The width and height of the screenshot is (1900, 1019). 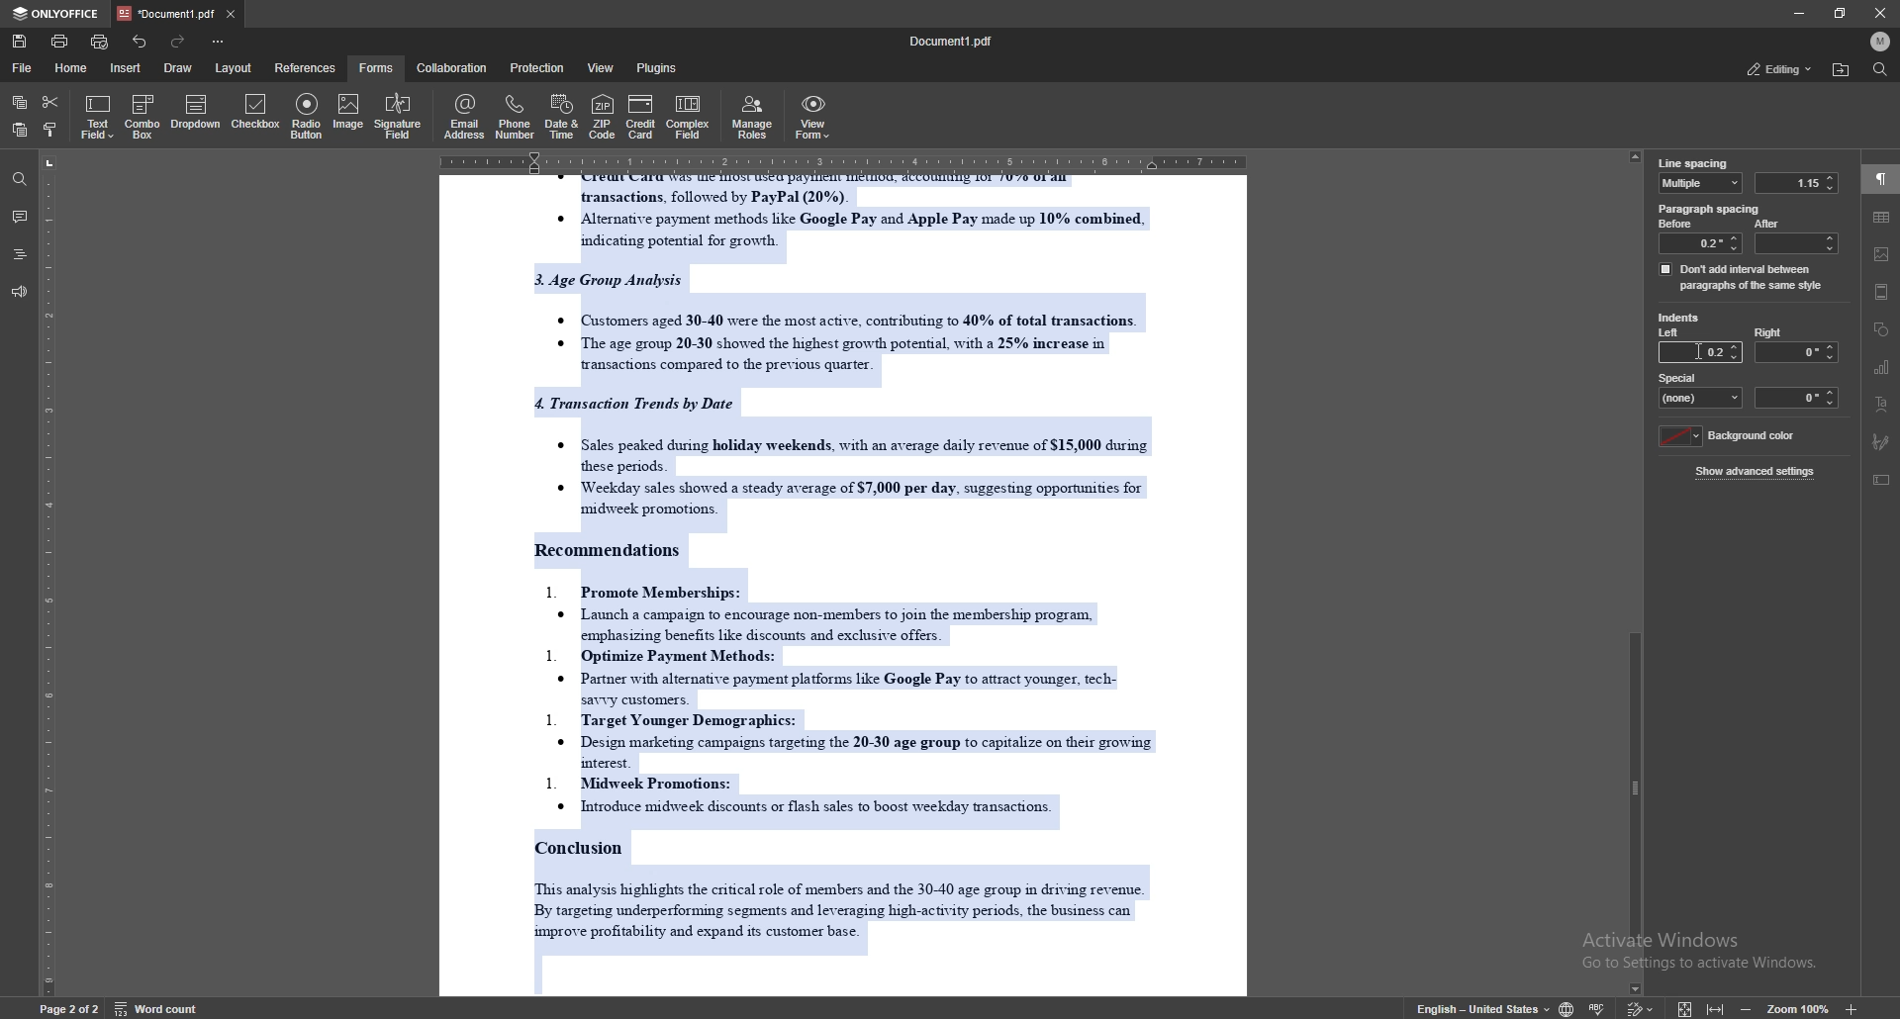 What do you see at coordinates (1850, 1009) in the screenshot?
I see `zoom in` at bounding box center [1850, 1009].